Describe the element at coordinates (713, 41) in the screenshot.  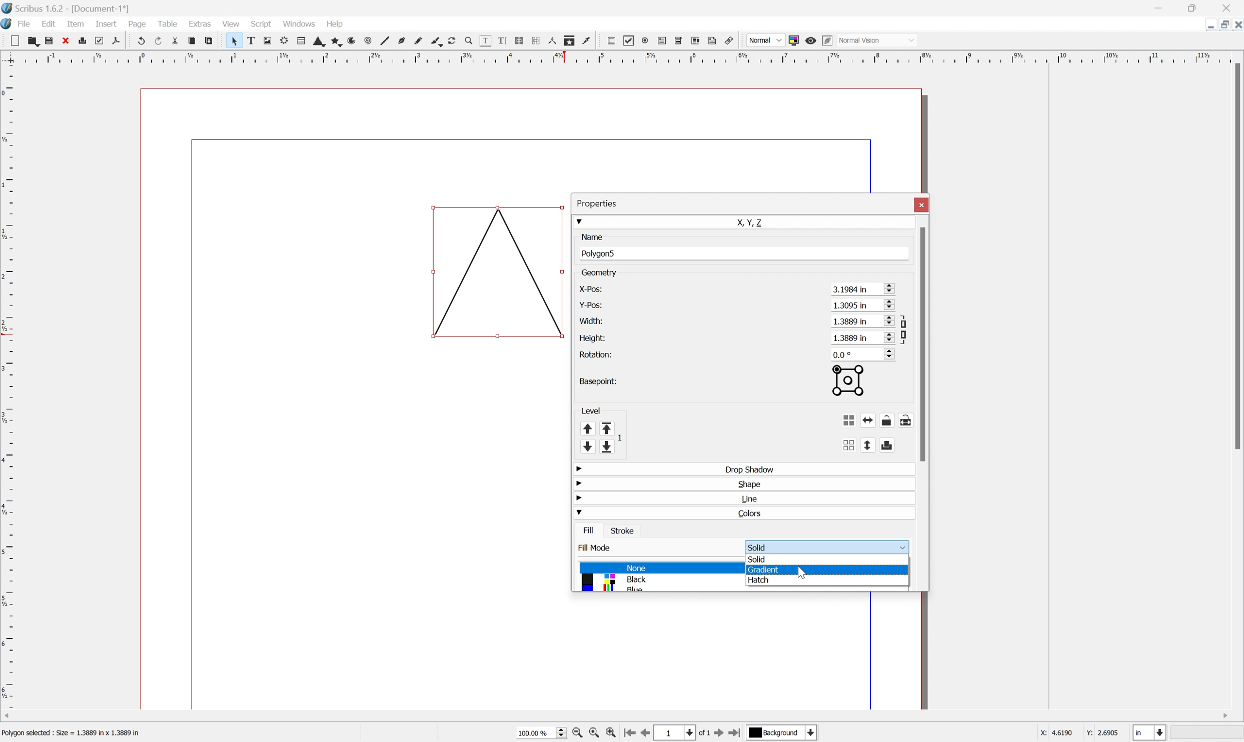
I see `Text annotation` at that location.